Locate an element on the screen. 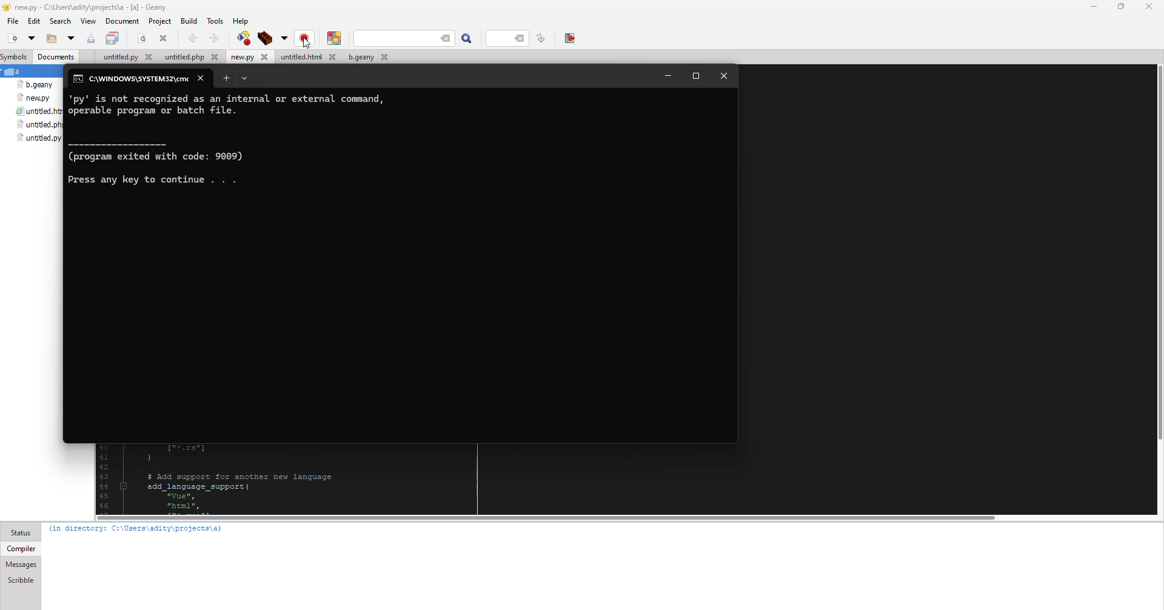 Image resolution: width=1164 pixels, height=610 pixels. close is located at coordinates (202, 79).